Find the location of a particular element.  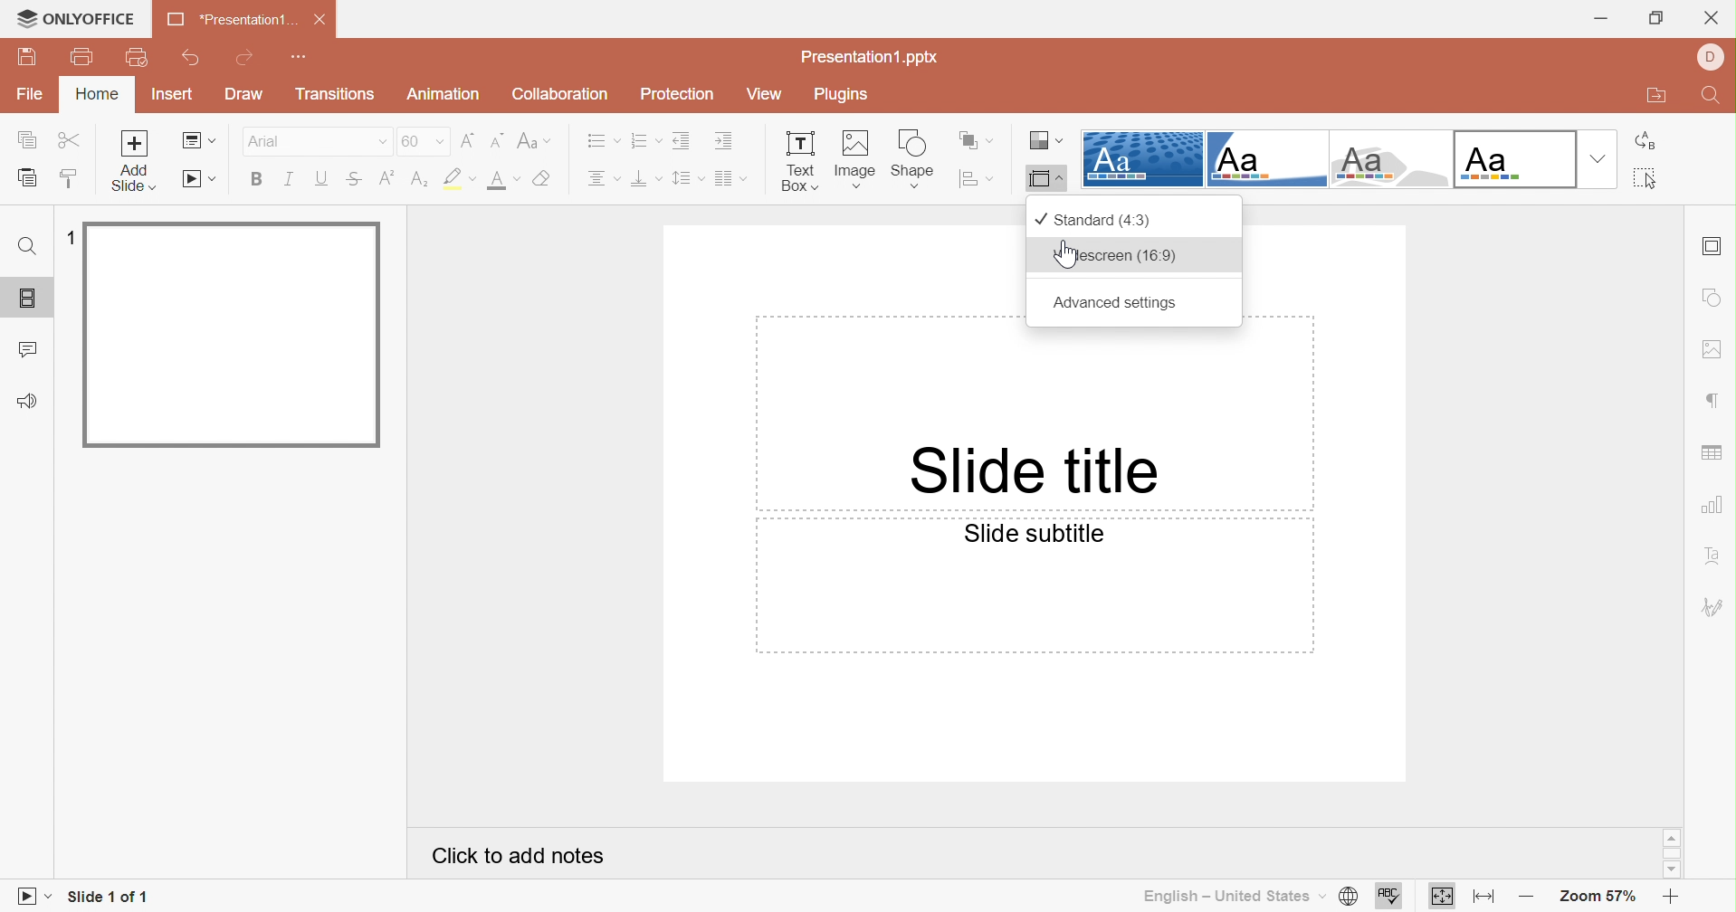

Increase indent is located at coordinates (723, 139).